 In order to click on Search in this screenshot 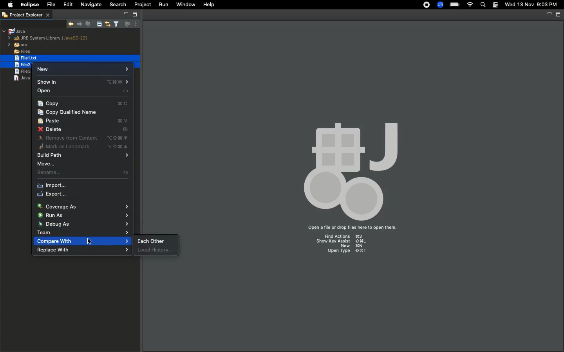, I will do `click(483, 5)`.